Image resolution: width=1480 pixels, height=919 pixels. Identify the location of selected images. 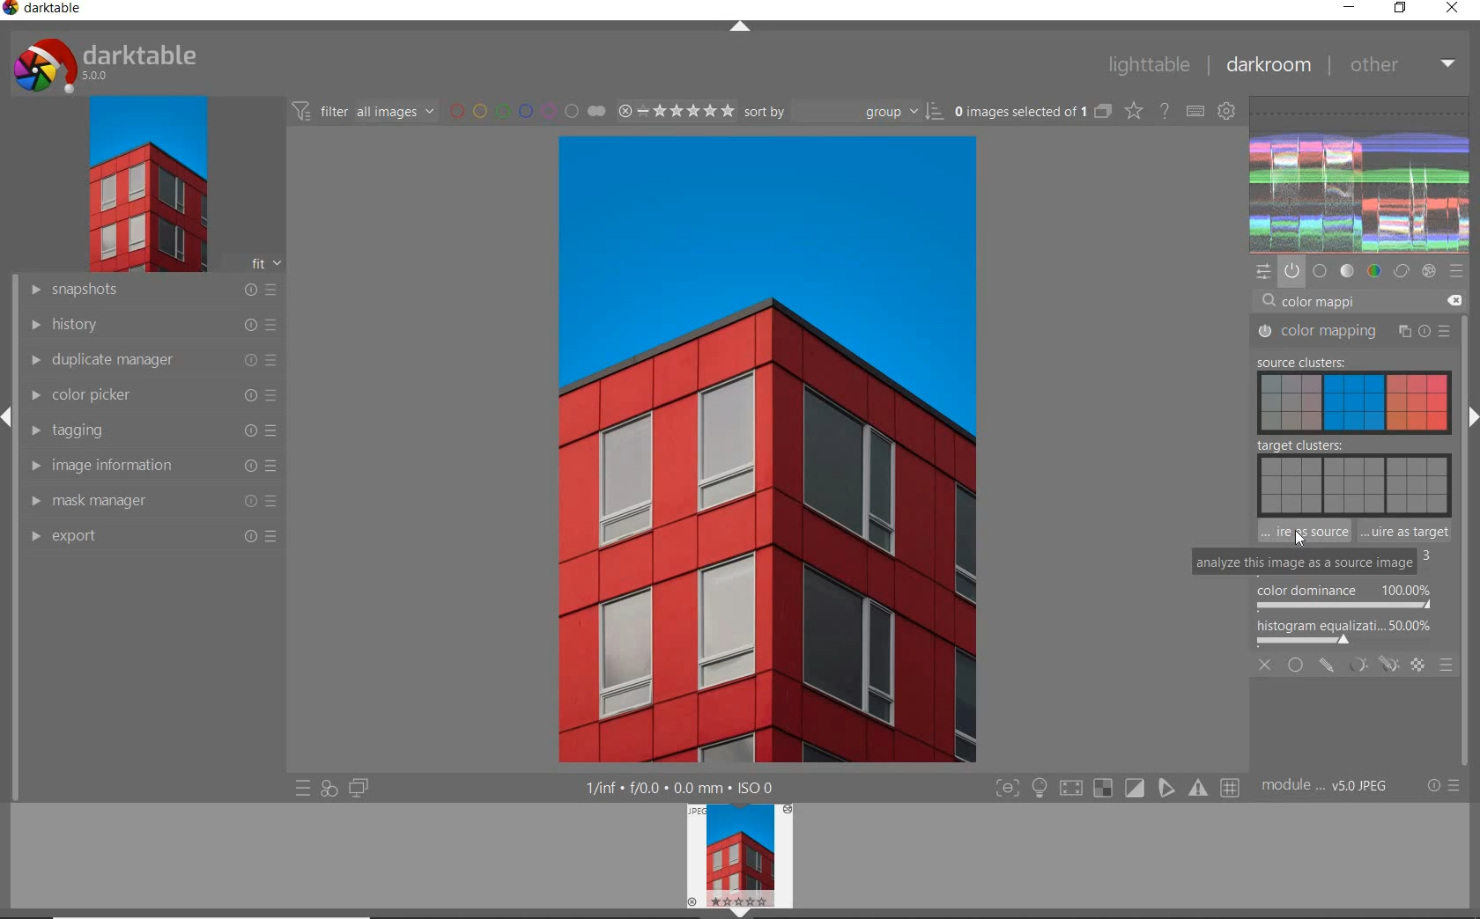
(1017, 110).